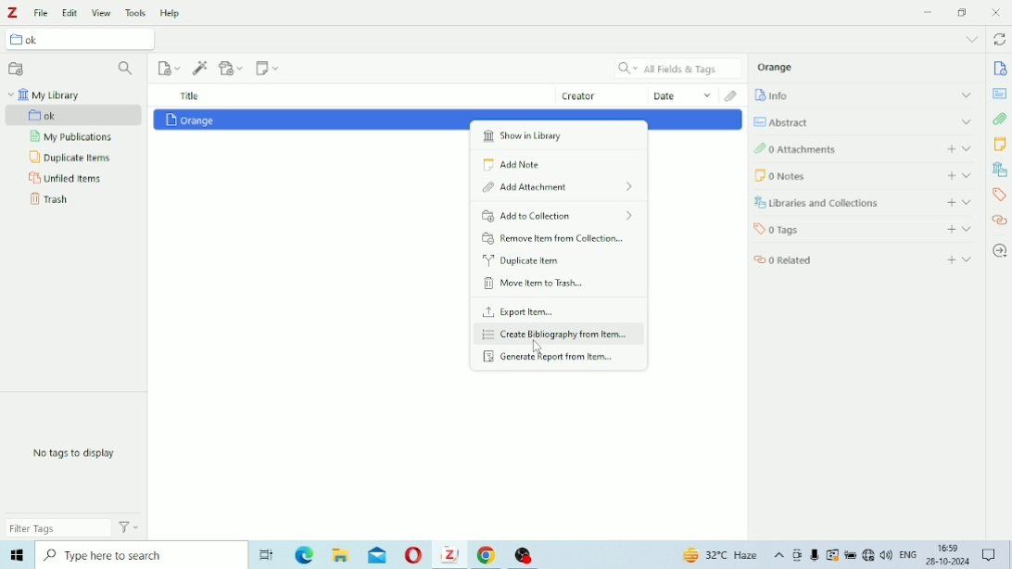  What do you see at coordinates (44, 95) in the screenshot?
I see `My Library` at bounding box center [44, 95].